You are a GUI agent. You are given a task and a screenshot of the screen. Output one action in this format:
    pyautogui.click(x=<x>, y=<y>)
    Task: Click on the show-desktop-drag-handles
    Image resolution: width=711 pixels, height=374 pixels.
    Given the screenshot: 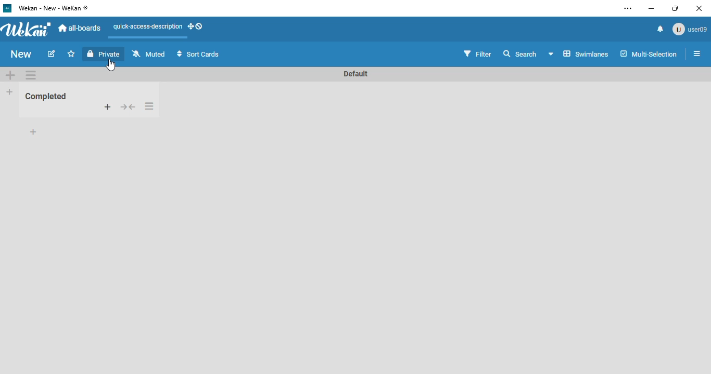 What is the action you would take?
    pyautogui.click(x=195, y=26)
    